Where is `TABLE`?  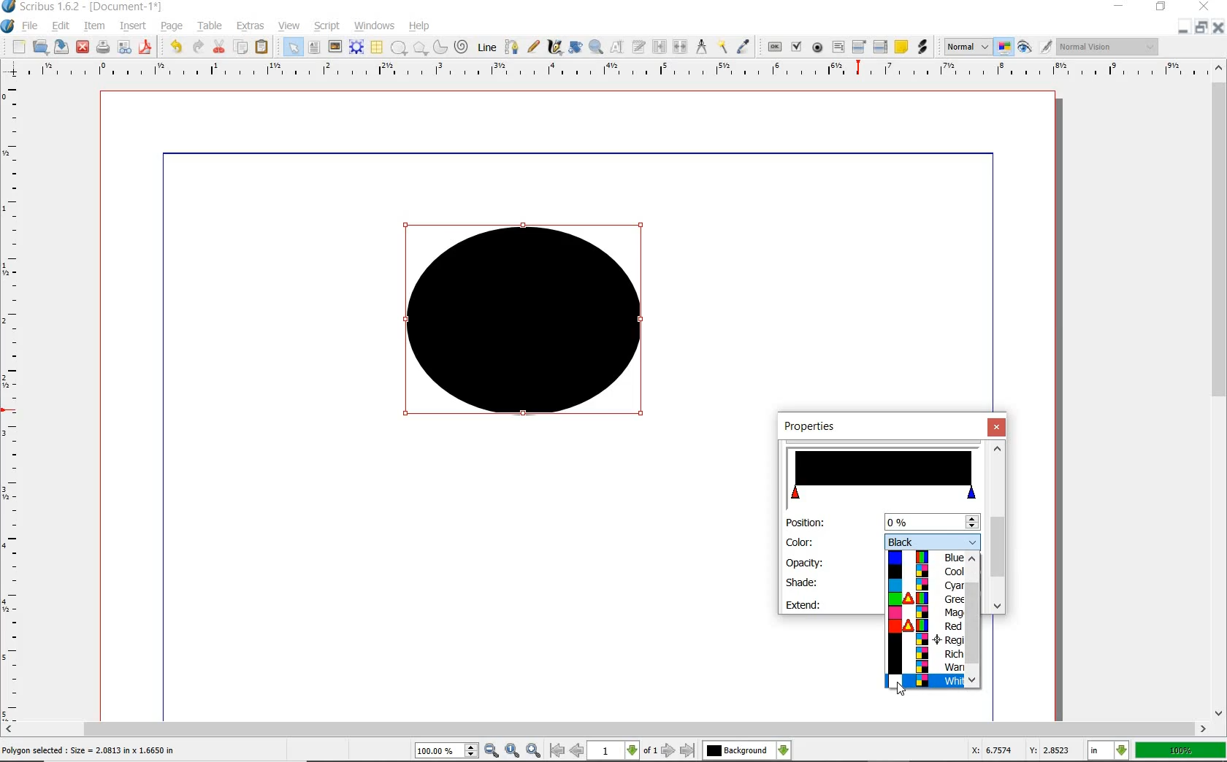 TABLE is located at coordinates (210, 26).